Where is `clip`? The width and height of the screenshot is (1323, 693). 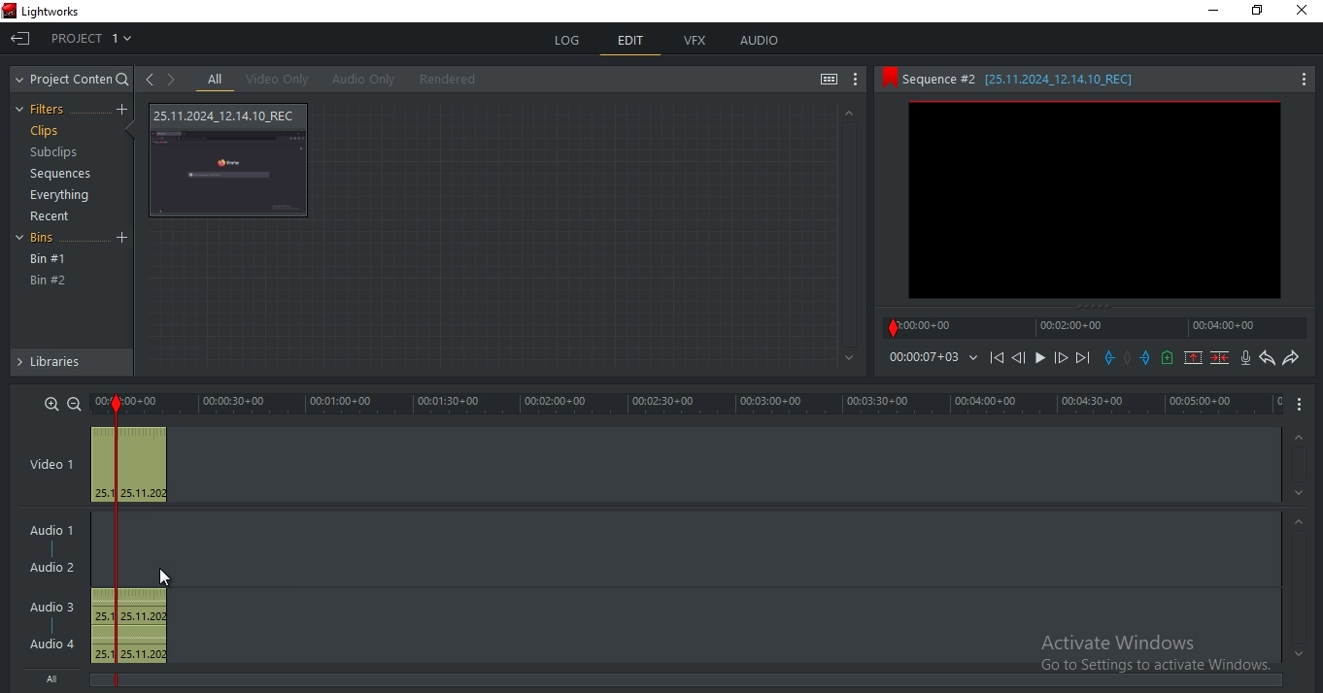 clip is located at coordinates (1094, 200).